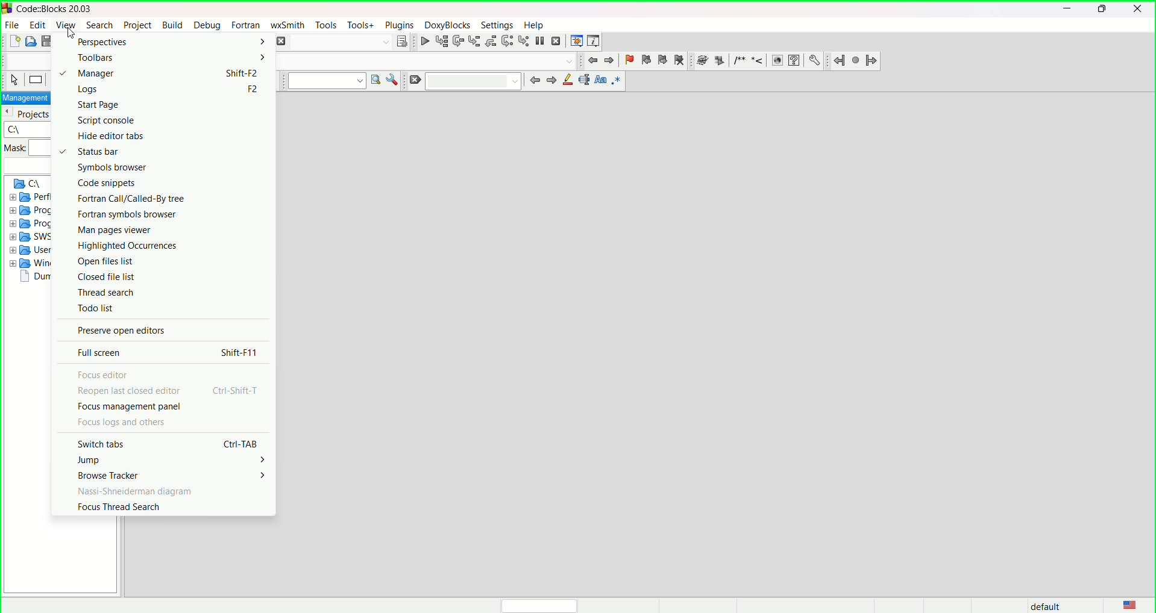  What do you see at coordinates (36, 25) in the screenshot?
I see `edit` at bounding box center [36, 25].